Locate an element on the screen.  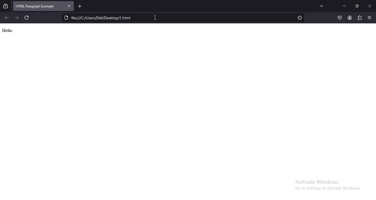
click to go to next page is located at coordinates (17, 18).